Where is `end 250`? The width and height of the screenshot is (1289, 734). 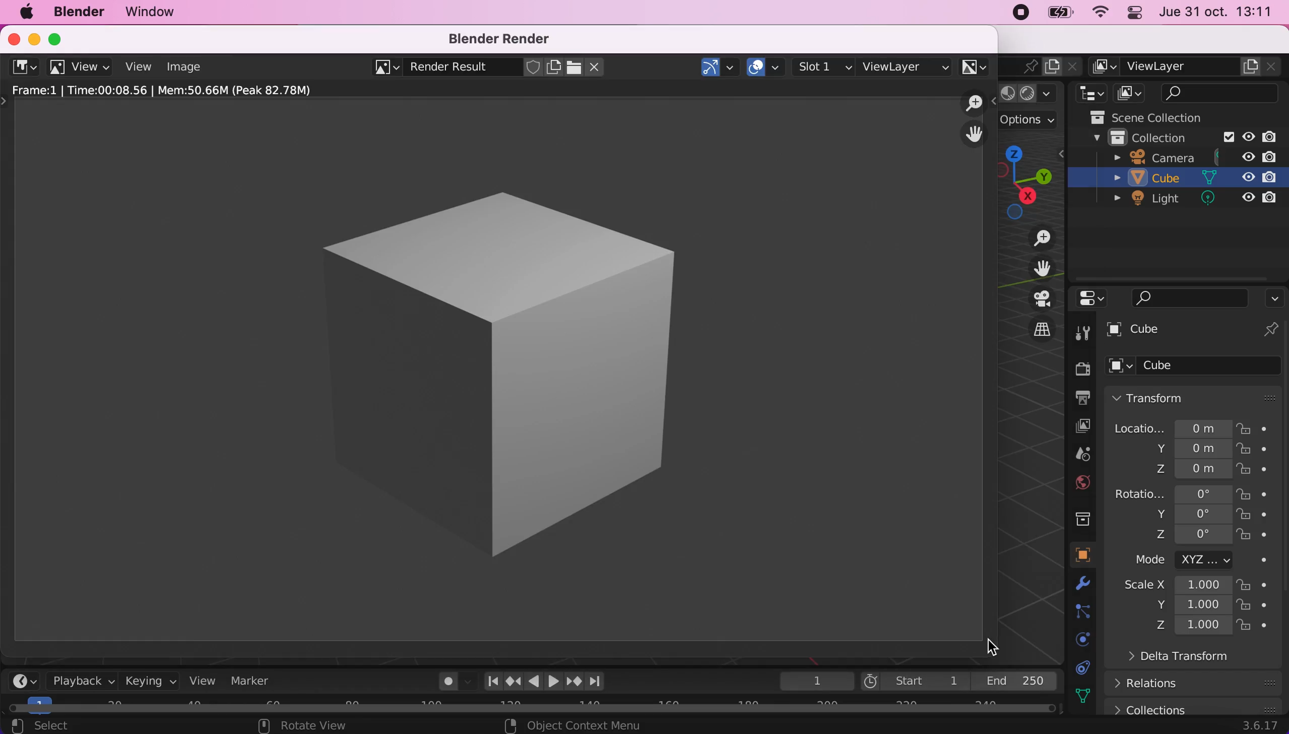
end 250 is located at coordinates (1020, 682).